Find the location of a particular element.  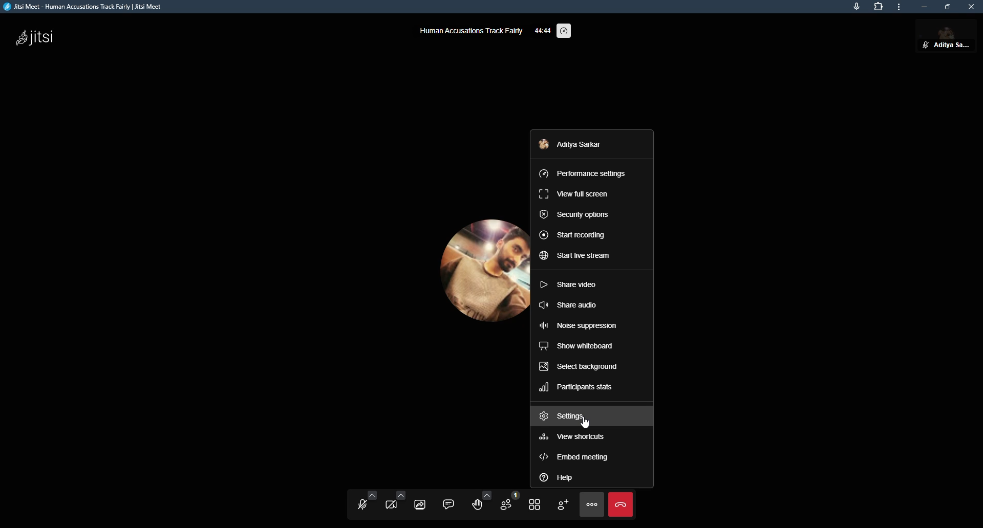

embed meeting is located at coordinates (575, 457).